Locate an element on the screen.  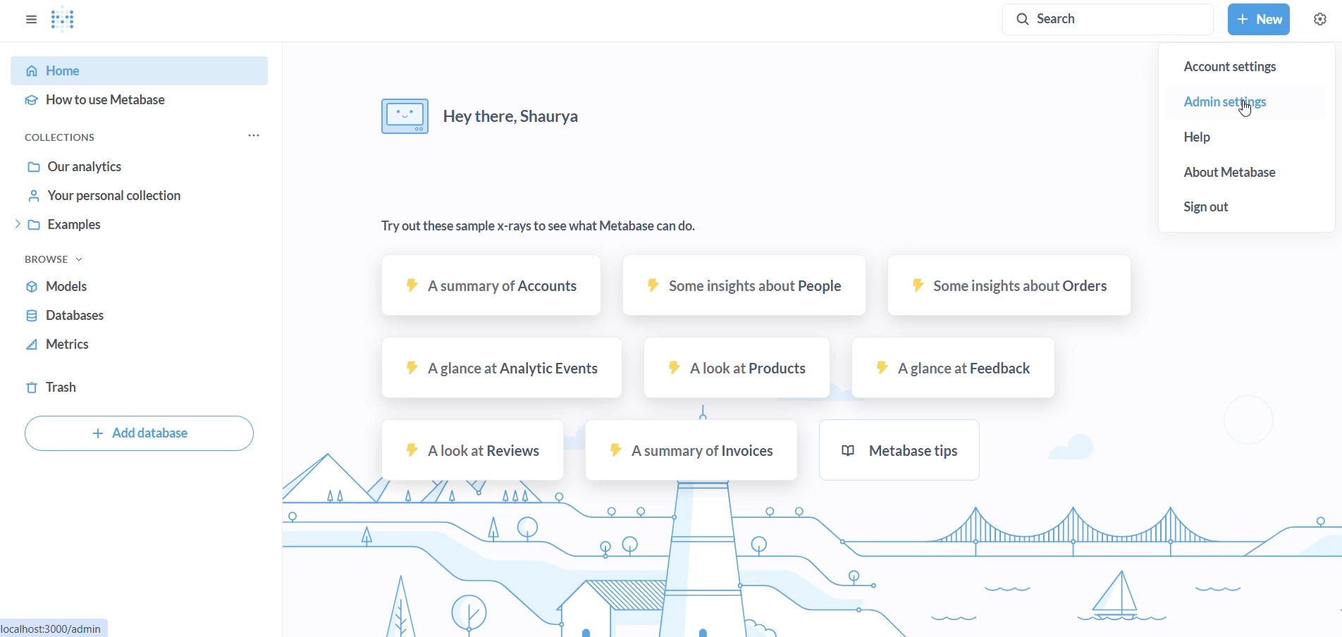
+ Add database is located at coordinates (142, 433).